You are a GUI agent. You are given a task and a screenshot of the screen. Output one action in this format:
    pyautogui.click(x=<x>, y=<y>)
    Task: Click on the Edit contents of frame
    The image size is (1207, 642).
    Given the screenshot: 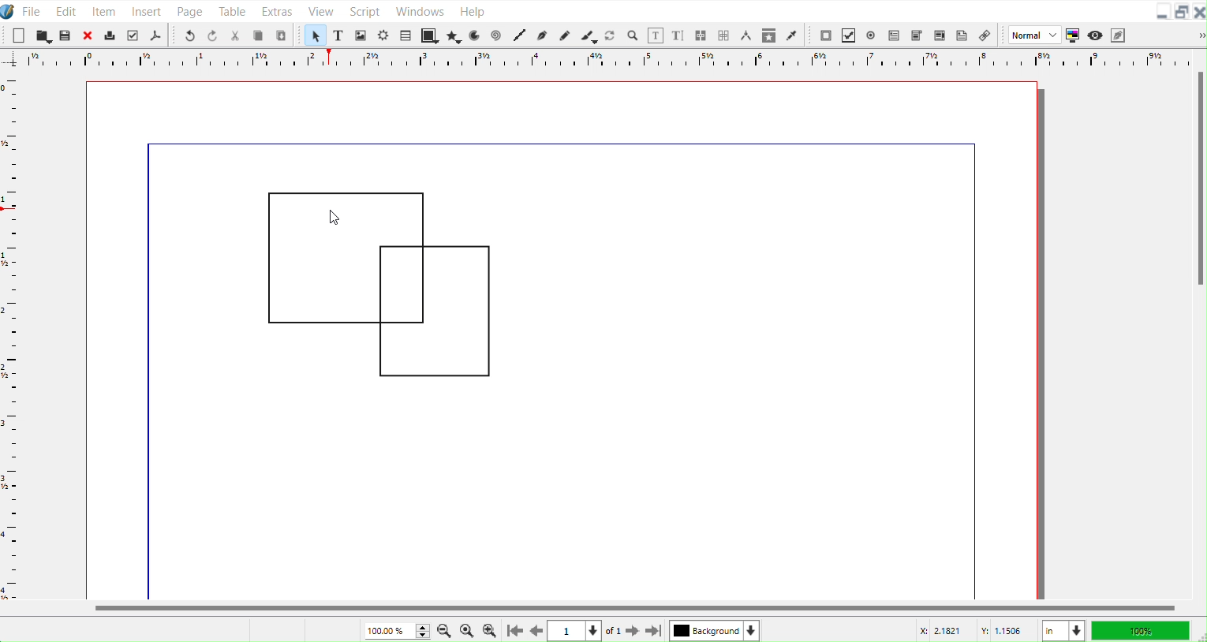 What is the action you would take?
    pyautogui.click(x=656, y=35)
    